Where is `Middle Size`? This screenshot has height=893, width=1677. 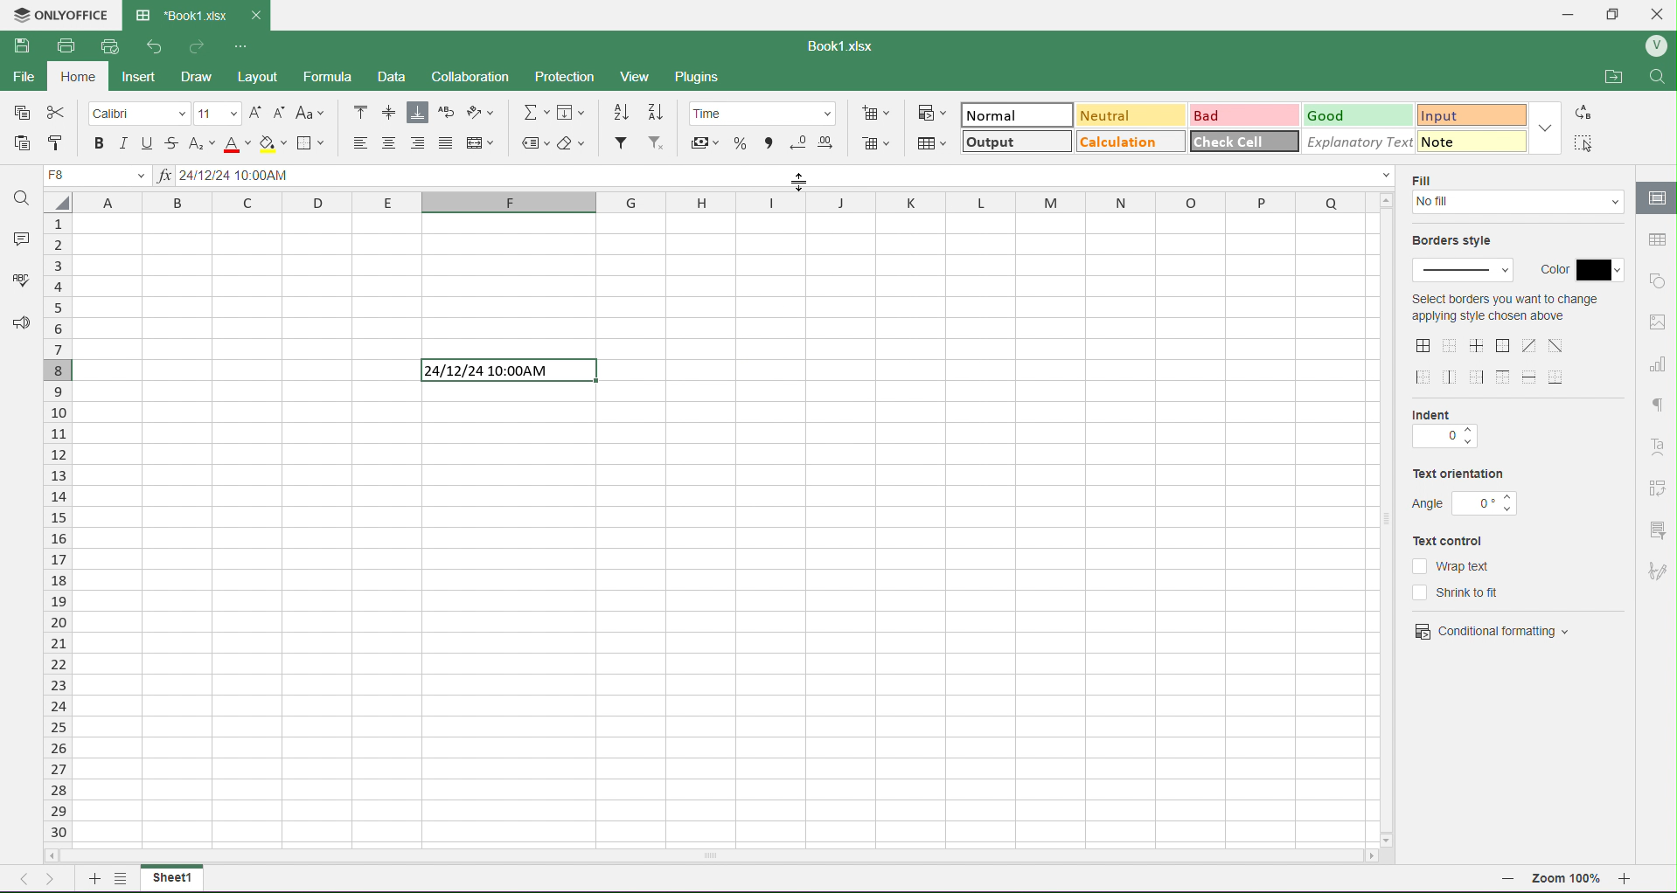 Middle Size is located at coordinates (387, 112).